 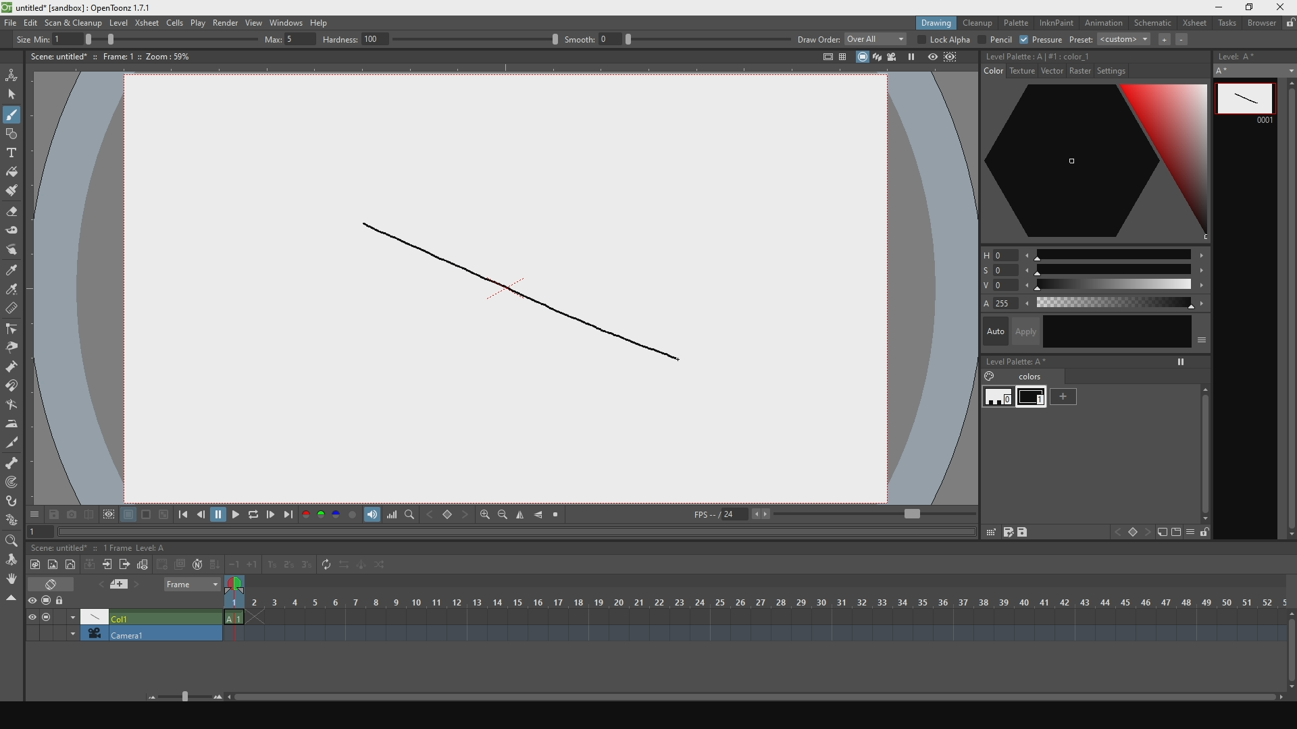 What do you see at coordinates (145, 616) in the screenshot?
I see `Col1` at bounding box center [145, 616].